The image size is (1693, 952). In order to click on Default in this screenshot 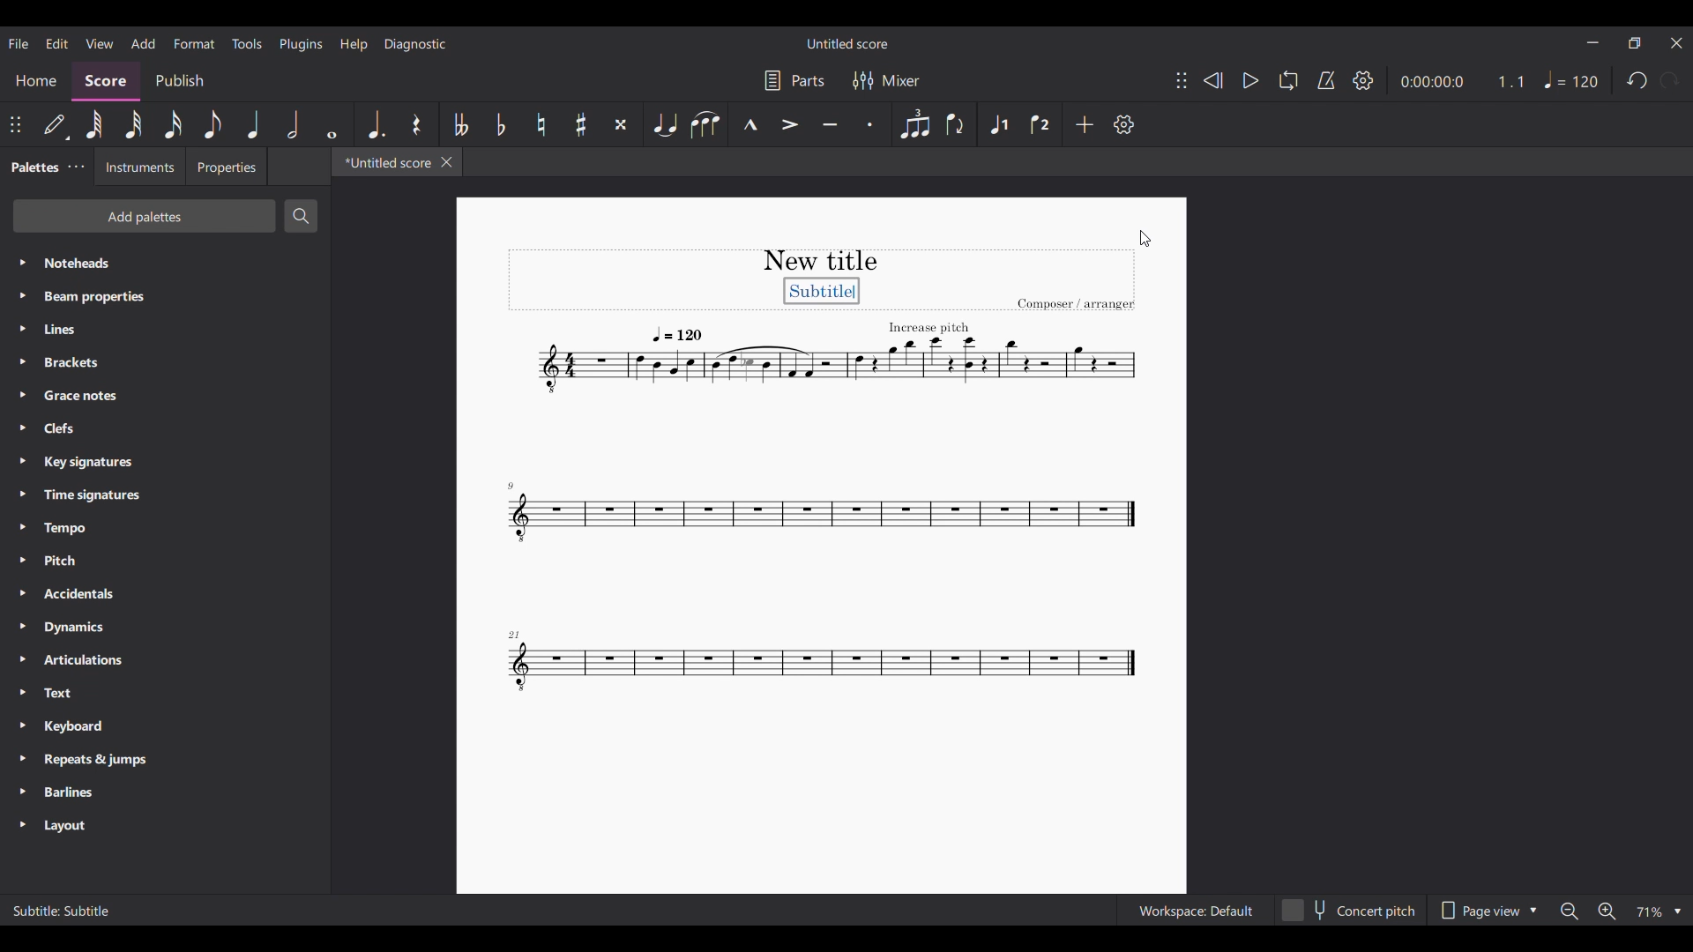, I will do `click(55, 124)`.